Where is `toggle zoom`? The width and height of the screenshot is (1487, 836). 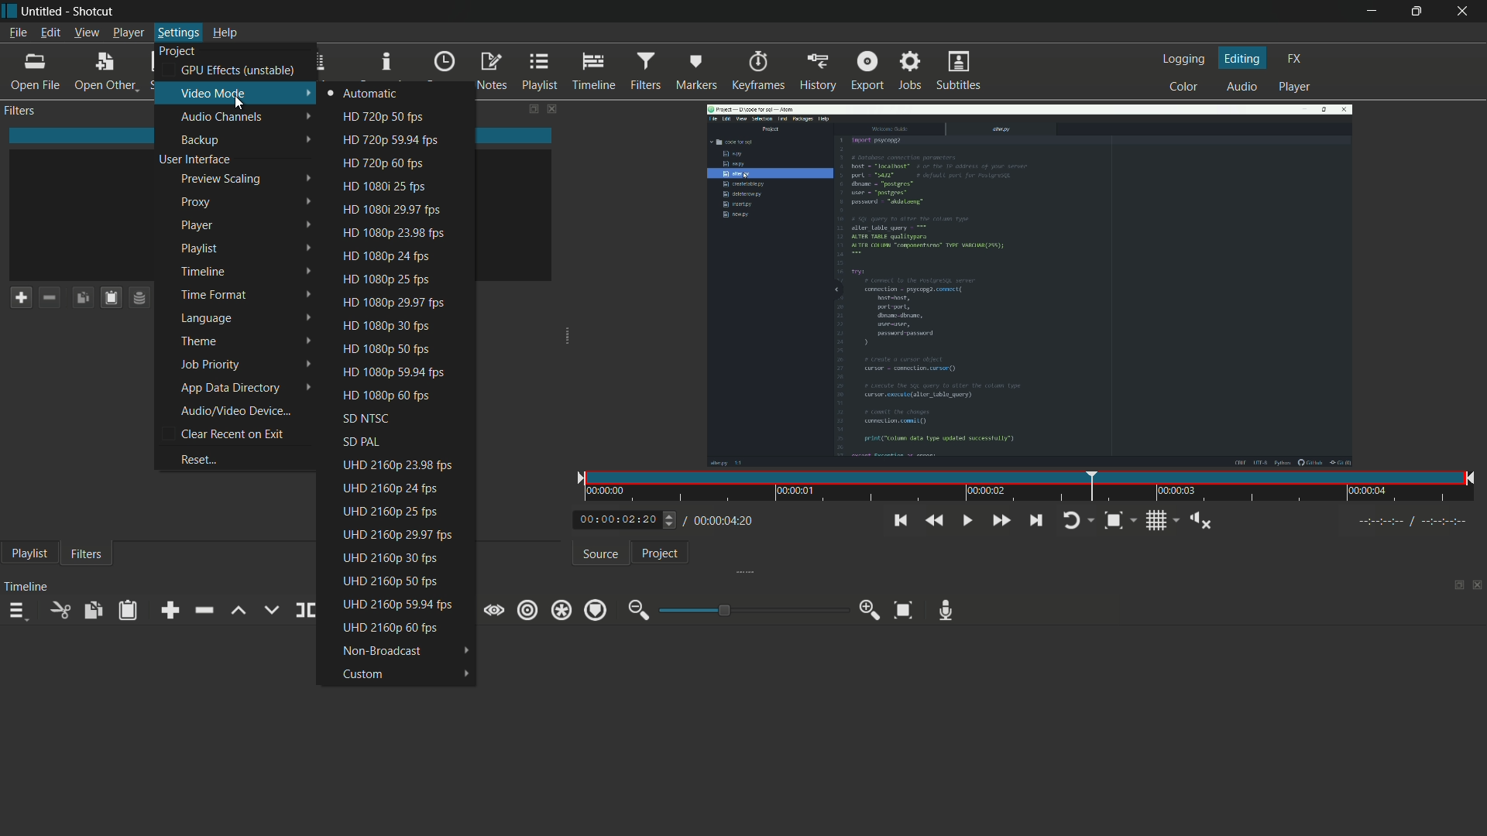
toggle zoom is located at coordinates (1120, 520).